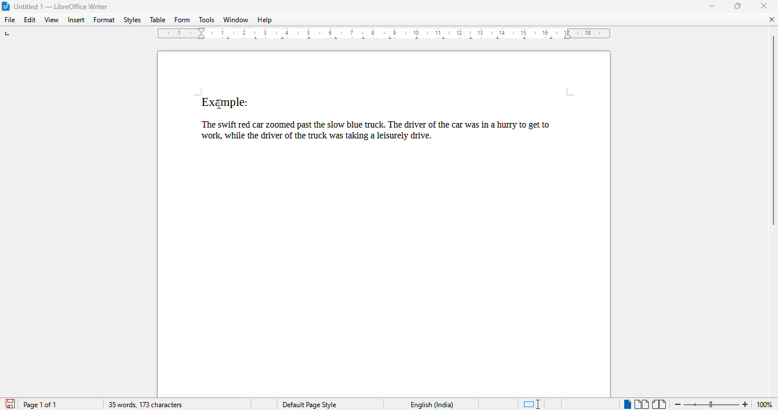  Describe the element at coordinates (219, 105) in the screenshot. I see `cursor` at that location.